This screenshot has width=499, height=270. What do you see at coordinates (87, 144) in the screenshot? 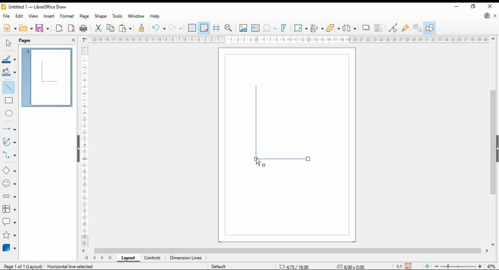
I see `vertical scale` at bounding box center [87, 144].